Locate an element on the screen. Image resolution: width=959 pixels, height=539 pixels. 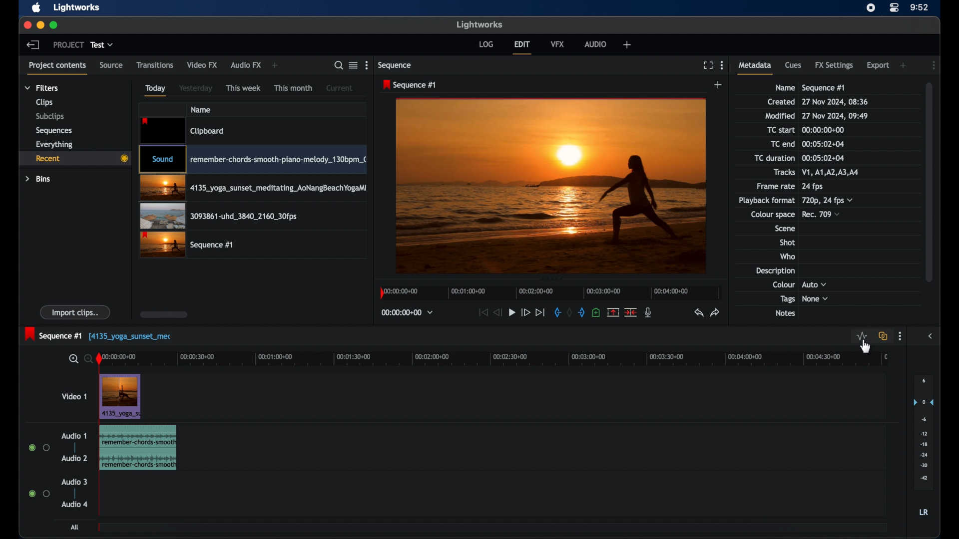
timeline  is located at coordinates (500, 359).